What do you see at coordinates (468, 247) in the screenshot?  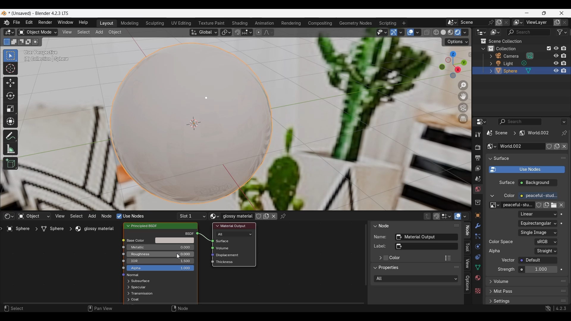 I see `Tool panel` at bounding box center [468, 247].